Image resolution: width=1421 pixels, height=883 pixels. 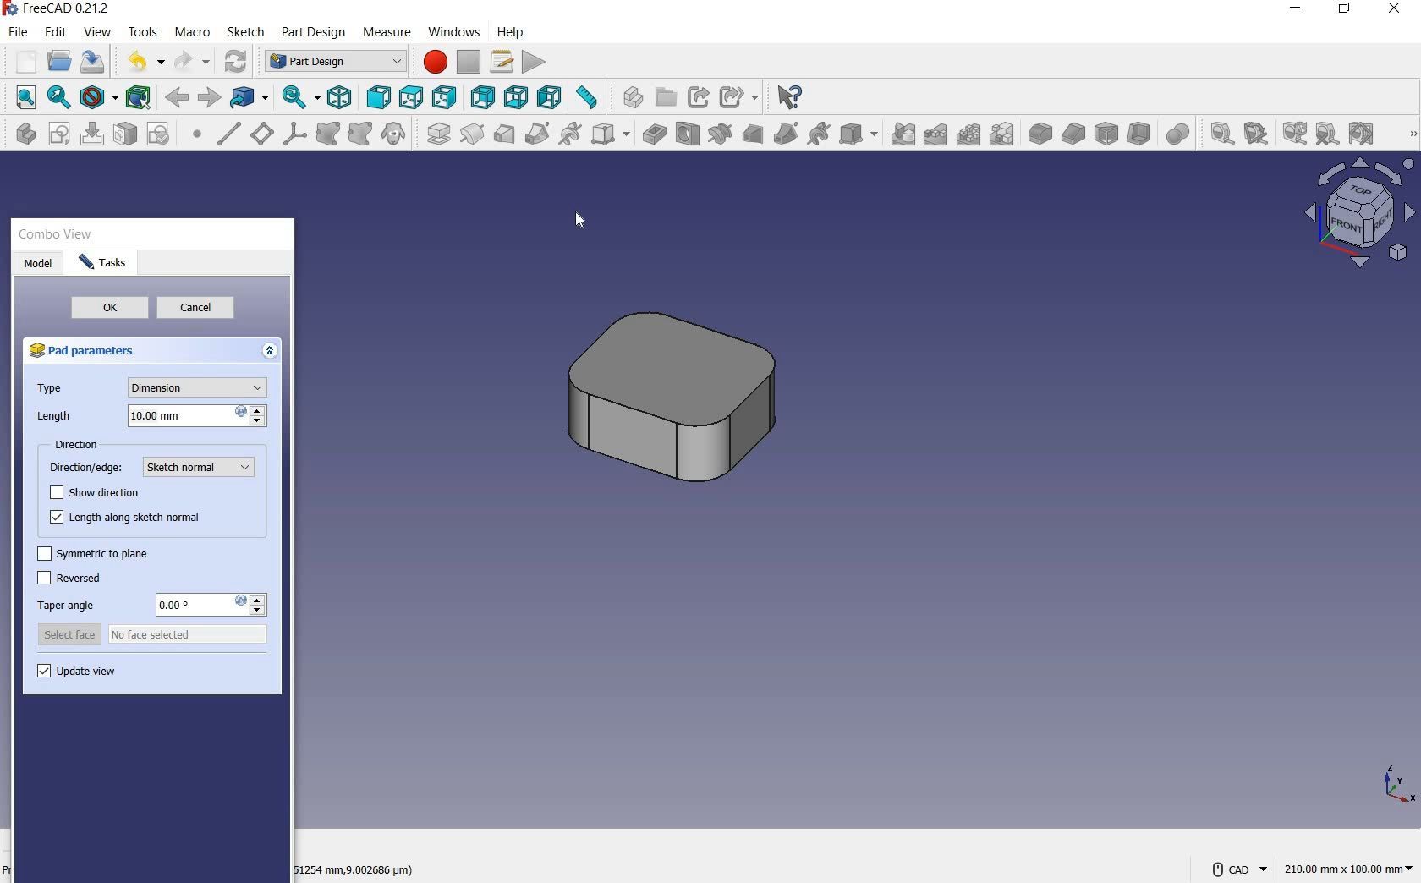 I want to click on switch between workbenches, so click(x=332, y=61).